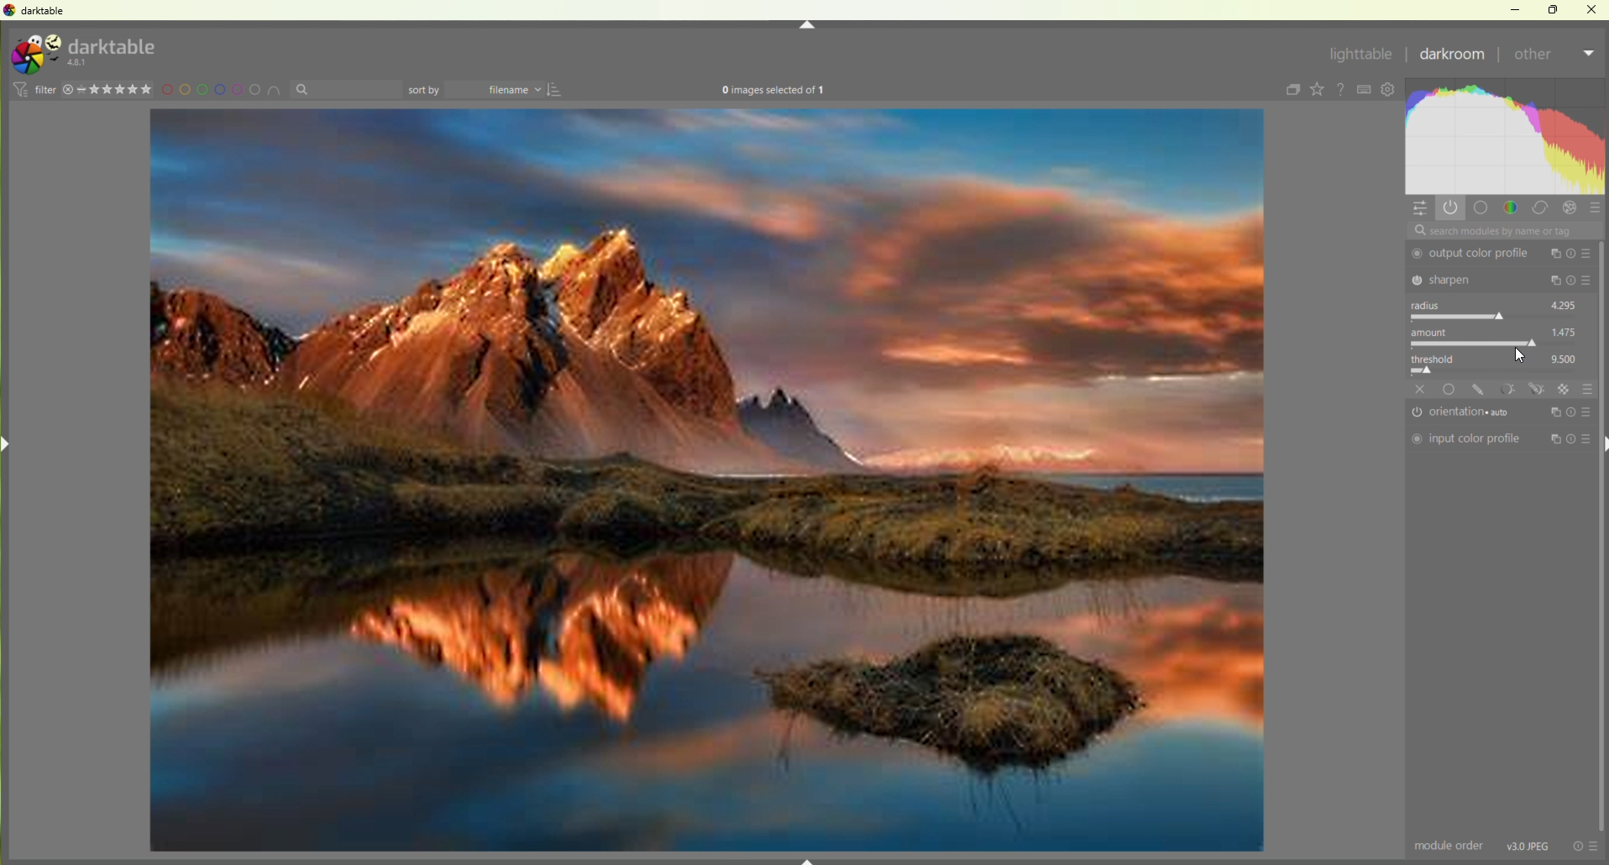 This screenshot has width=1609, height=865. Describe the element at coordinates (1391, 91) in the screenshot. I see `Settings` at that location.